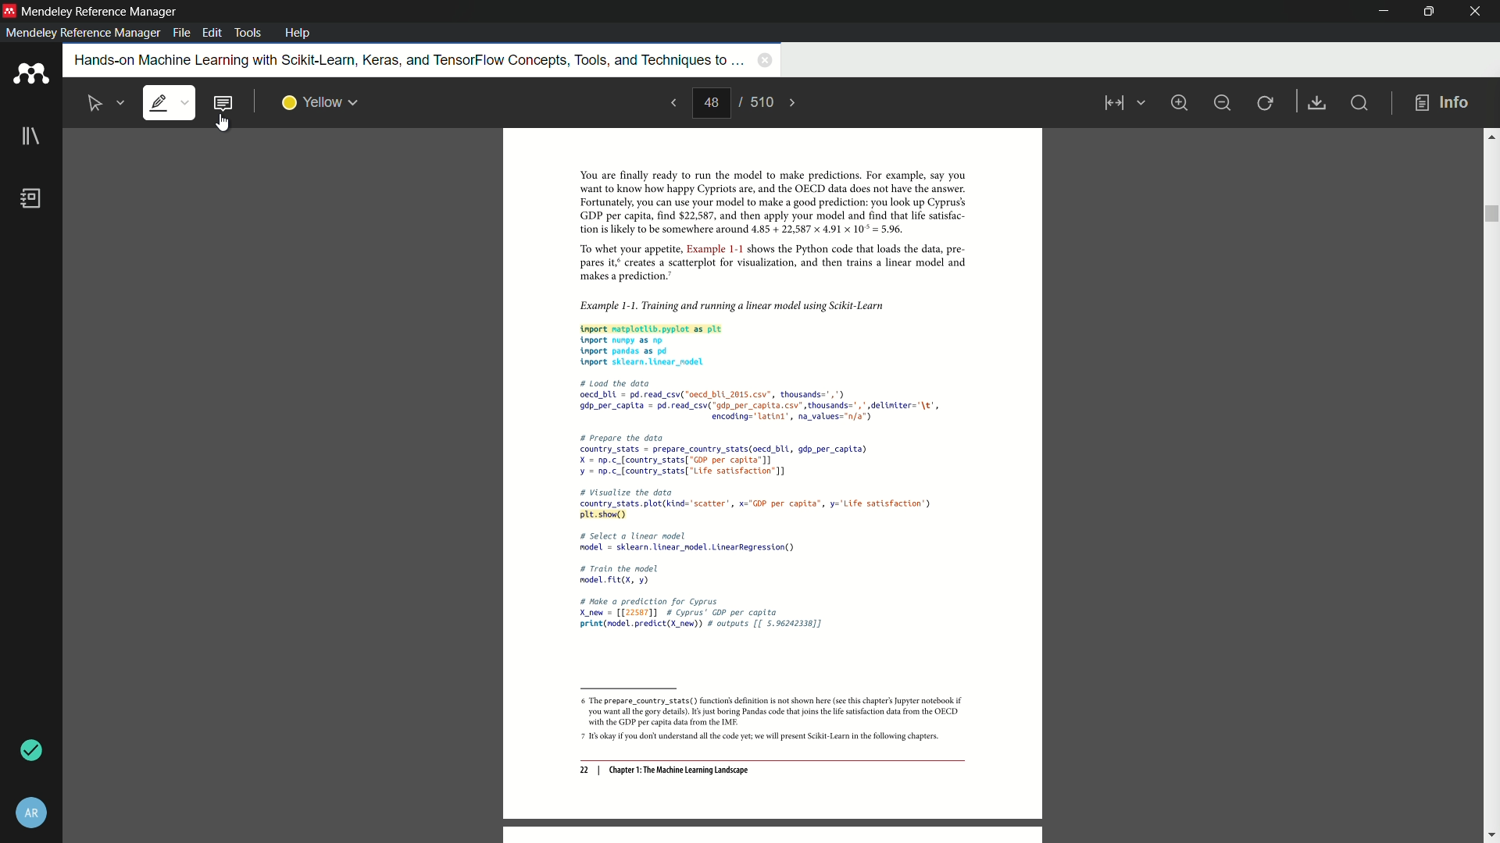  Describe the element at coordinates (298, 33) in the screenshot. I see `help menu` at that location.